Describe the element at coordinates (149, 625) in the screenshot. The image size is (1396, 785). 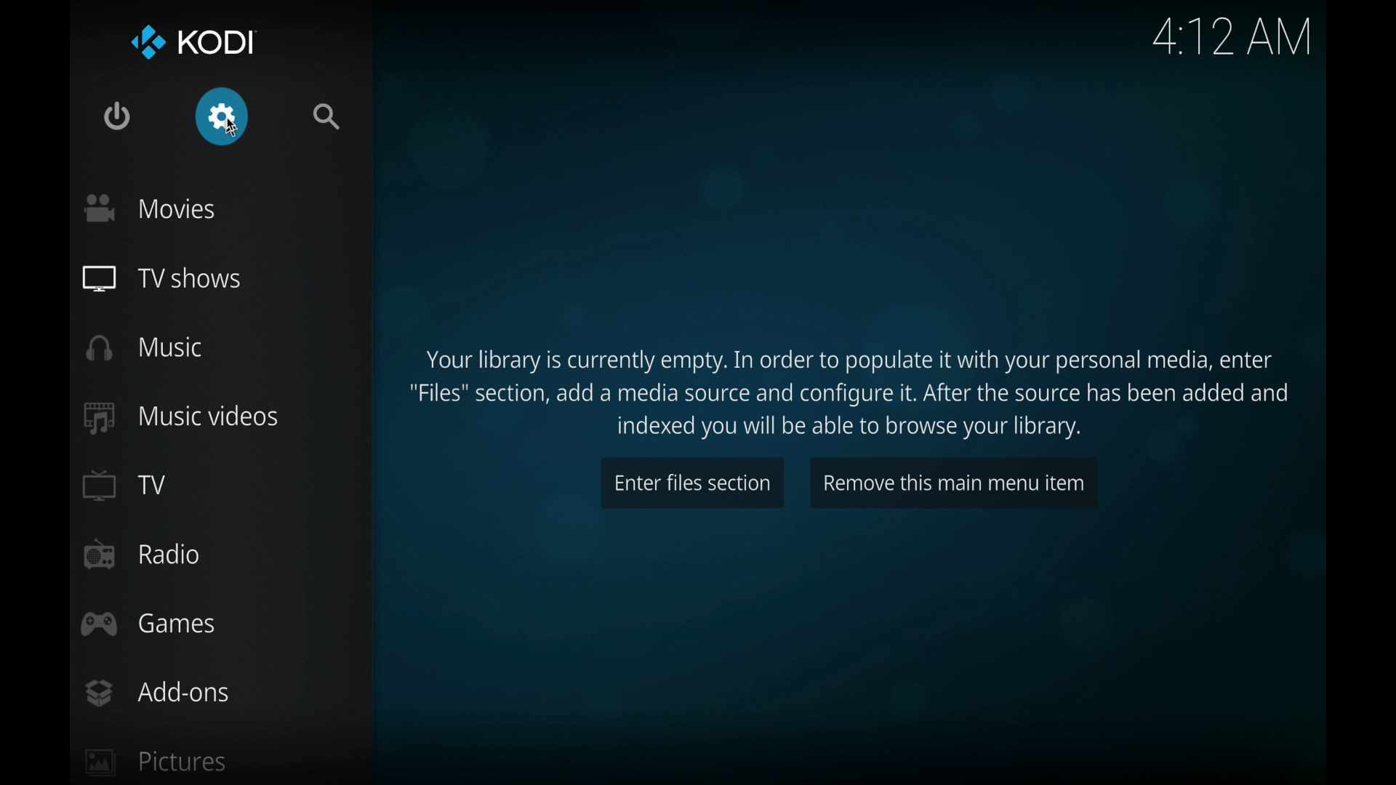
I see `games` at that location.